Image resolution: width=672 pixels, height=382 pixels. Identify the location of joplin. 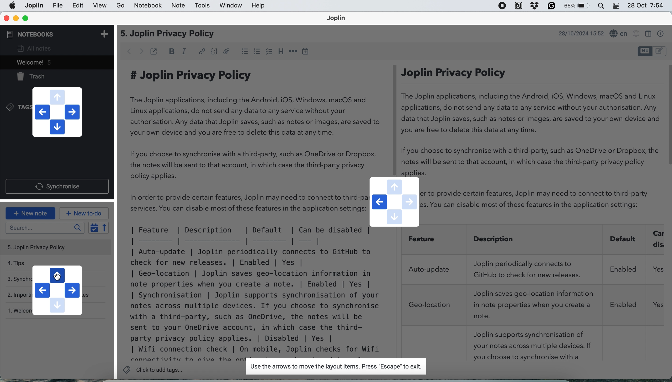
(58, 6).